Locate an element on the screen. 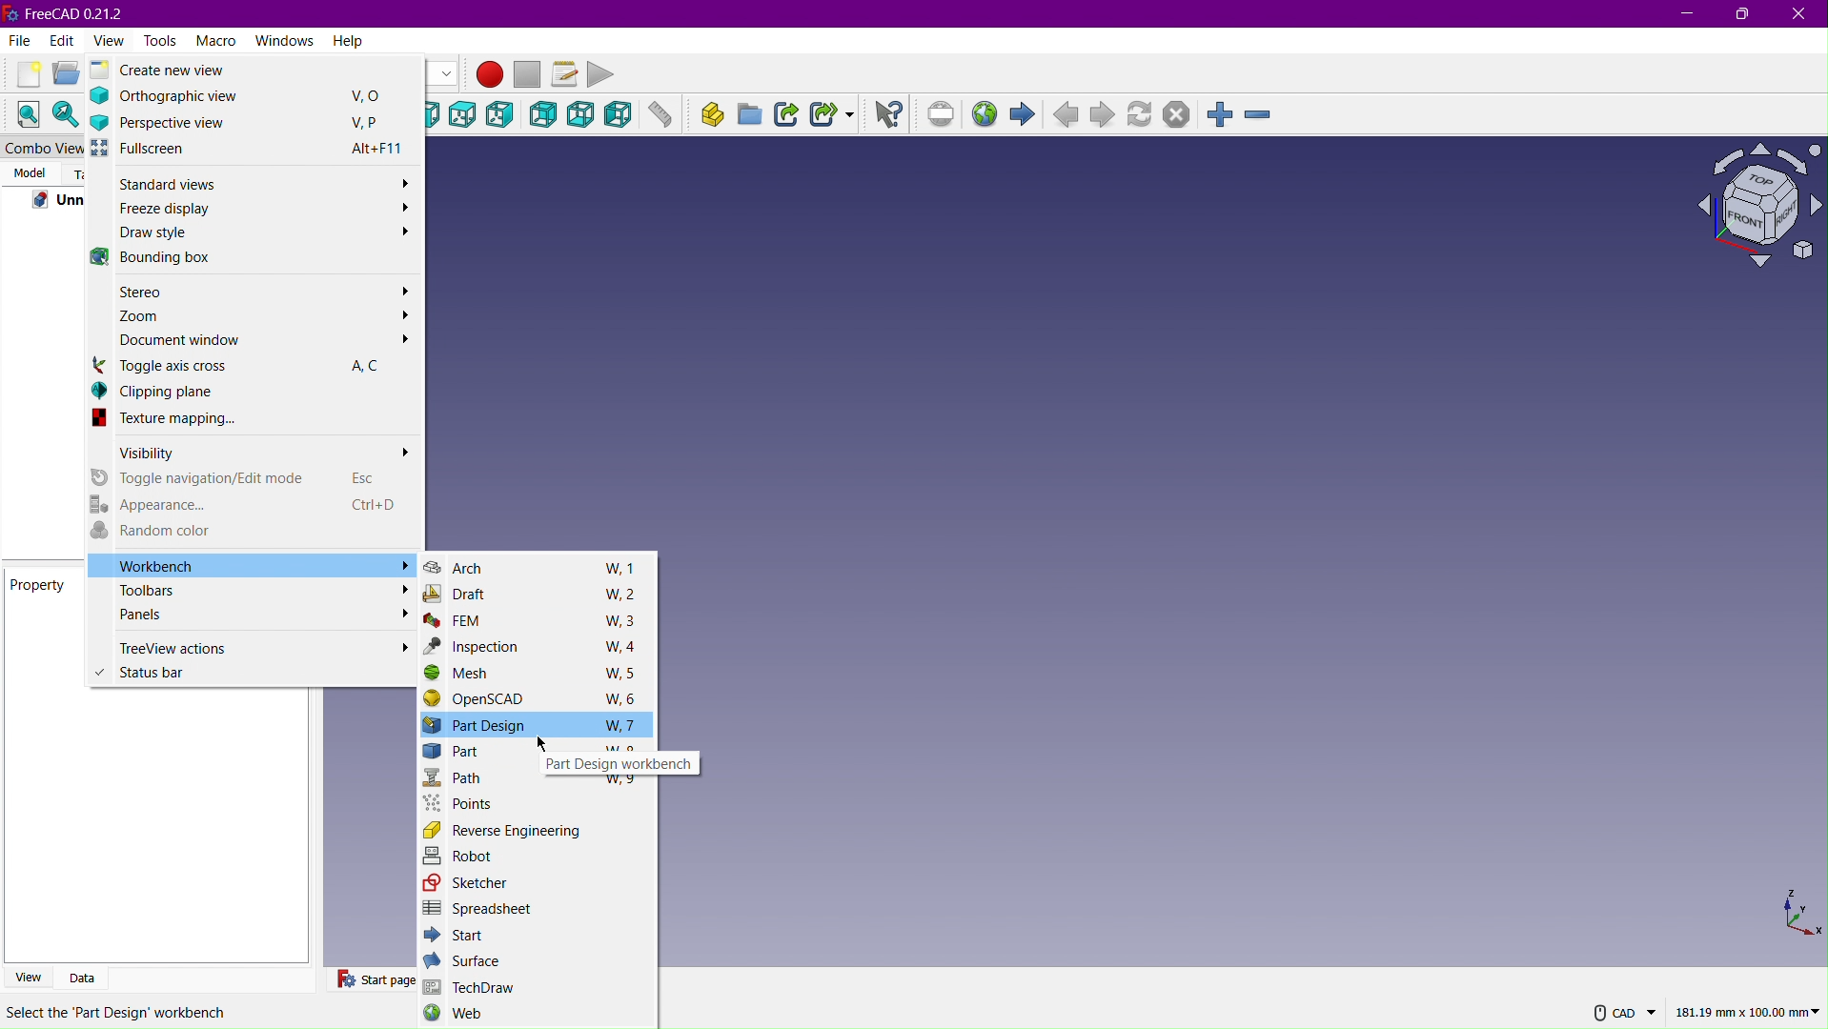 The width and height of the screenshot is (1828, 1029). Make Sub-Link is located at coordinates (832, 118).